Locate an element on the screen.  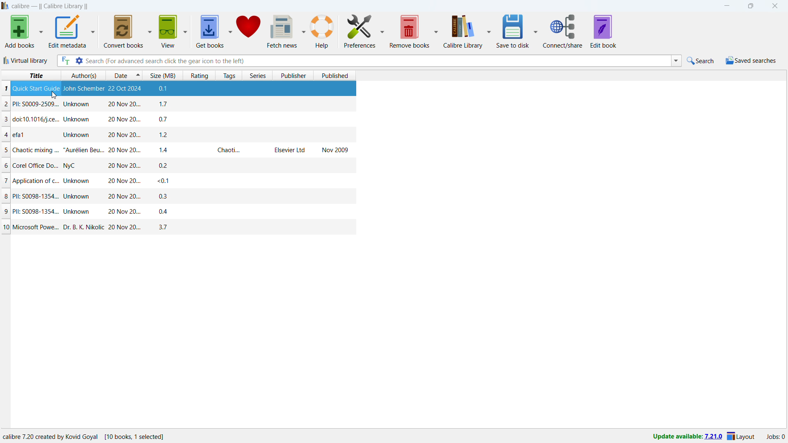
search history is located at coordinates (676, 61).